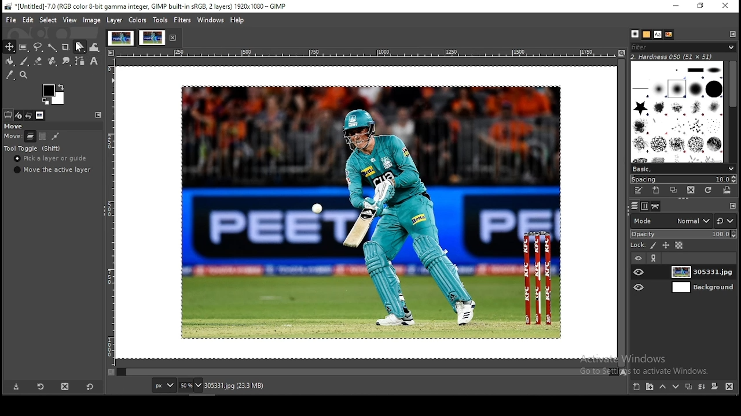 Image resolution: width=741 pixels, height=416 pixels. I want to click on lock position and size, so click(667, 246).